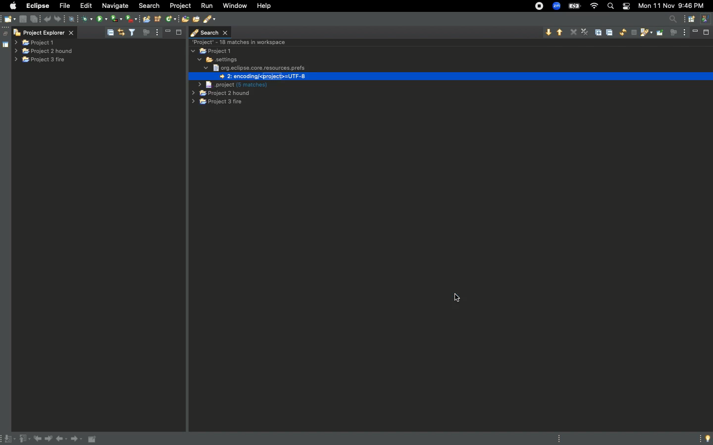 The image size is (713, 445). What do you see at coordinates (0, 45) in the screenshot?
I see `shared area` at bounding box center [0, 45].